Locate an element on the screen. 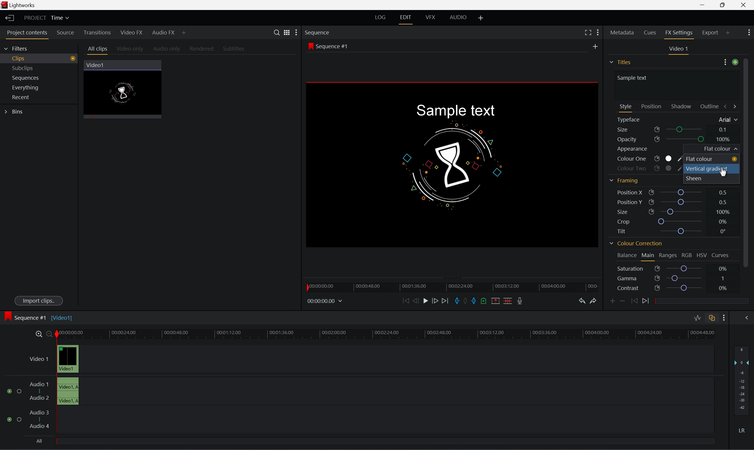 The width and height of the screenshot is (754, 450). sheen is located at coordinates (699, 178).